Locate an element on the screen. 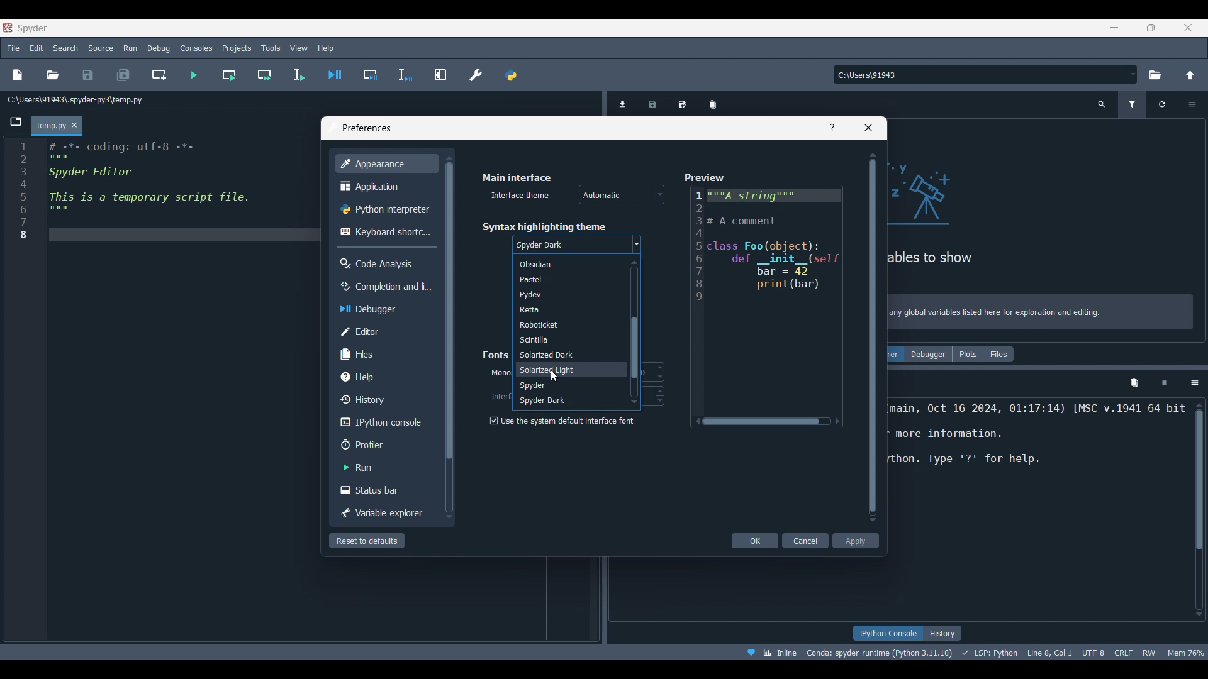  File path is located at coordinates (75, 99).